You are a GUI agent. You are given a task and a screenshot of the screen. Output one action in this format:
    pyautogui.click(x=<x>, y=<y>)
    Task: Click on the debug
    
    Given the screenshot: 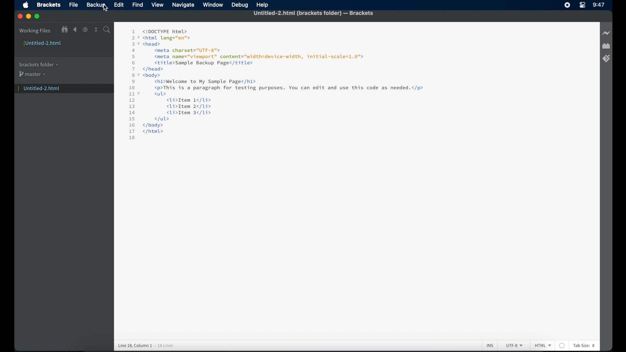 What is the action you would take?
    pyautogui.click(x=239, y=5)
    